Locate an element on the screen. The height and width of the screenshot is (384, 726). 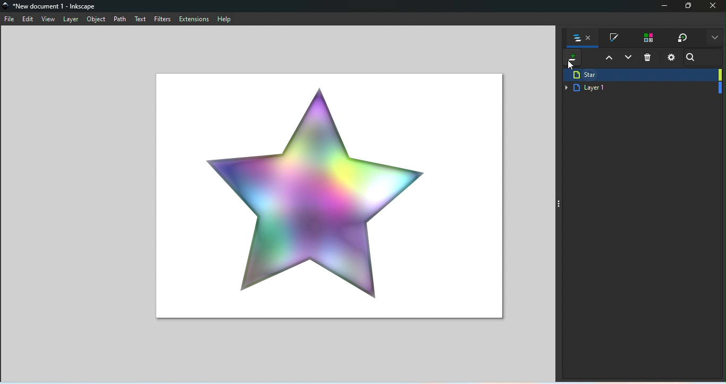
Extensions is located at coordinates (196, 20).